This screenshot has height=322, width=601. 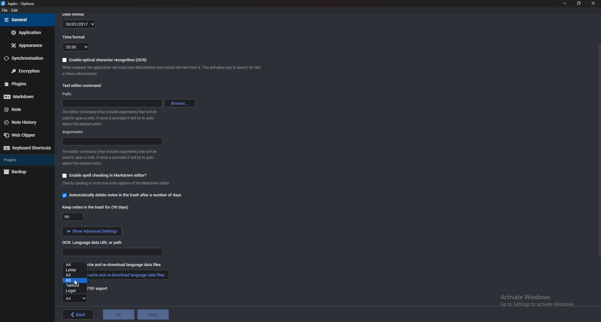 What do you see at coordinates (133, 276) in the screenshot?
I see `cache and re-download data files` at bounding box center [133, 276].